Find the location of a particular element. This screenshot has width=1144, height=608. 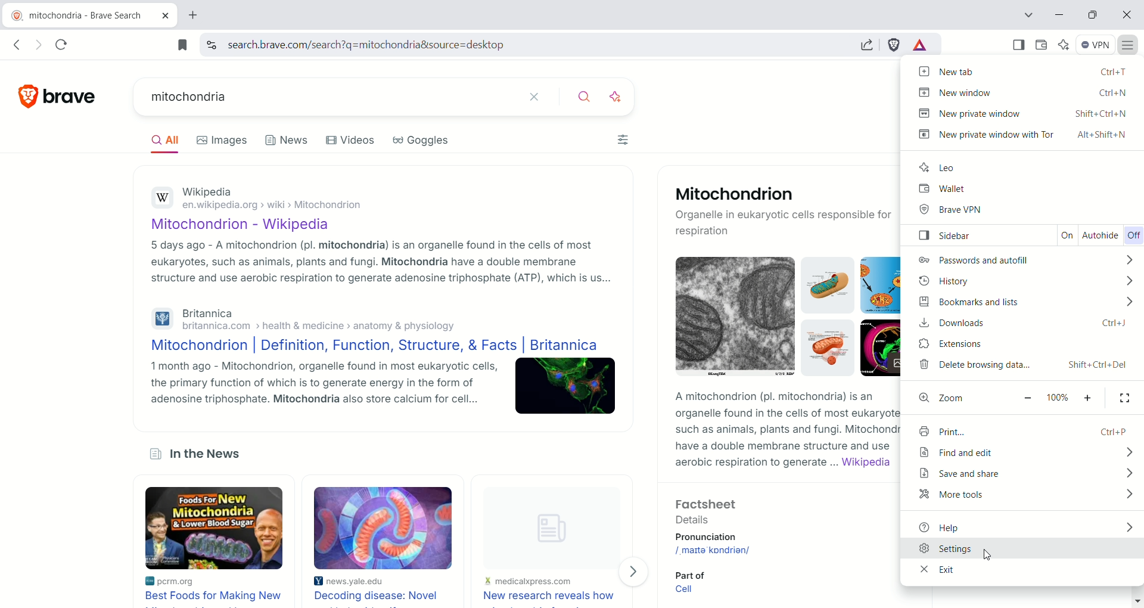

Factsheet
Details
Pronunciation is located at coordinates (731, 520).